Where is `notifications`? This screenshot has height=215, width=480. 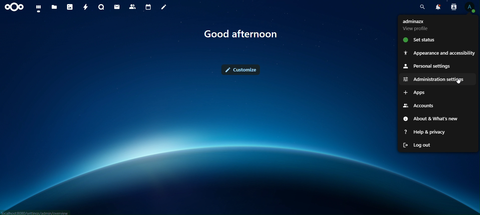
notifications is located at coordinates (437, 7).